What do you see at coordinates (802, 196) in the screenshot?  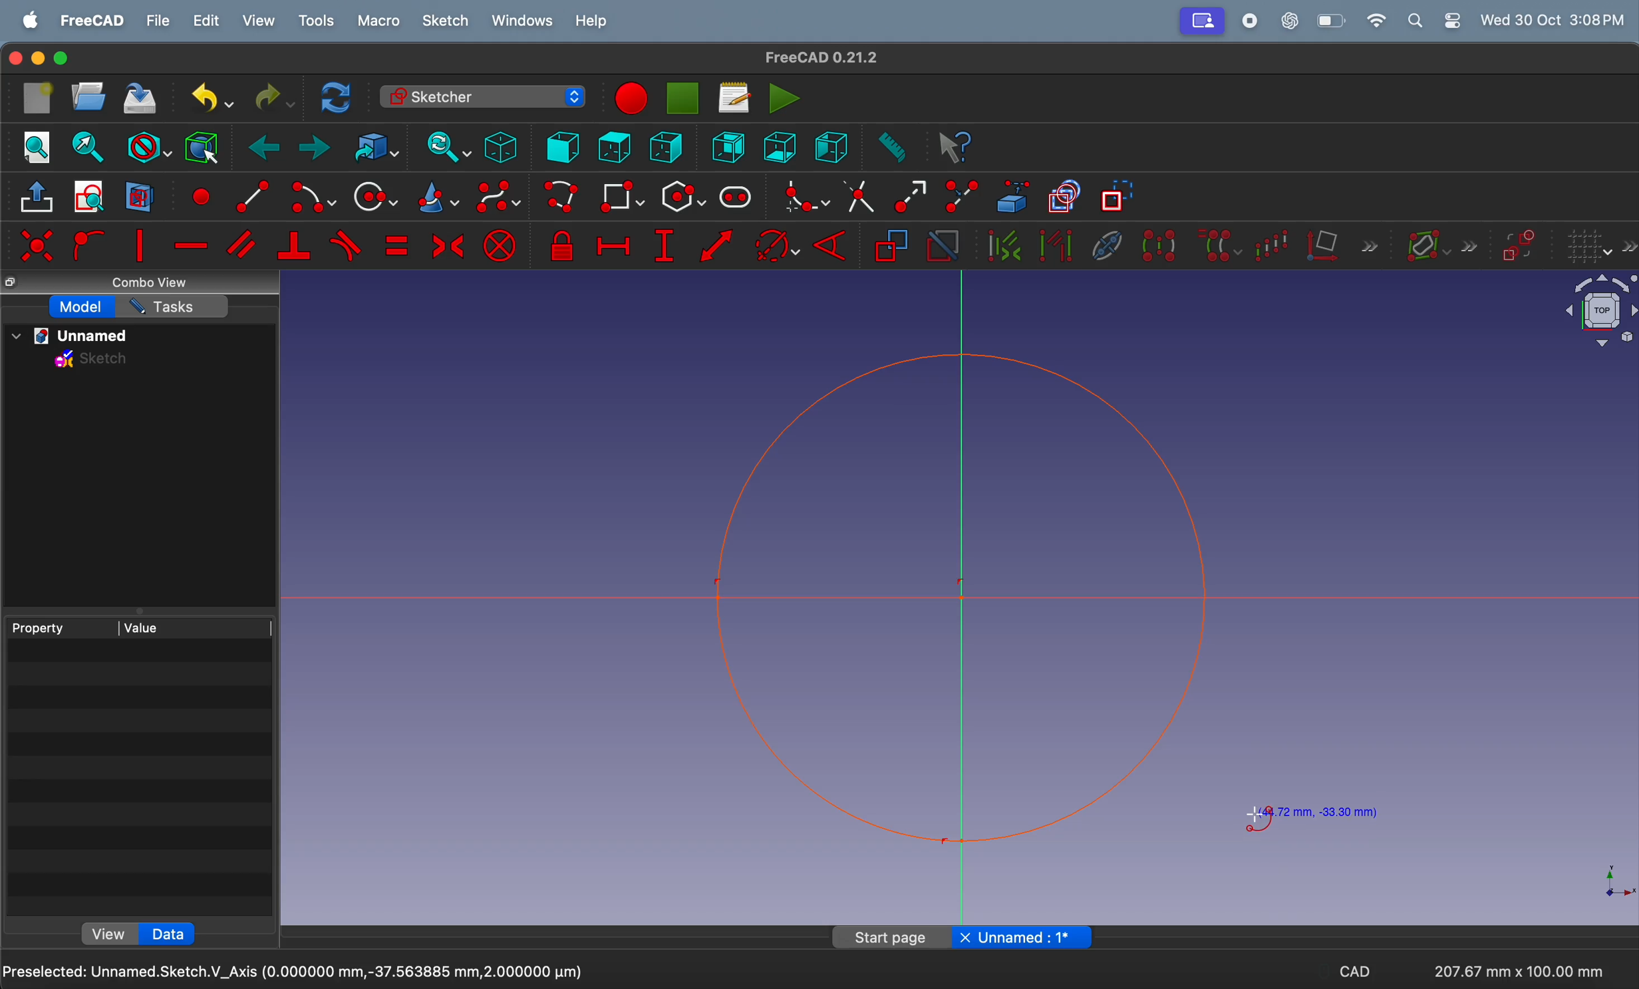 I see `create fillet` at bounding box center [802, 196].